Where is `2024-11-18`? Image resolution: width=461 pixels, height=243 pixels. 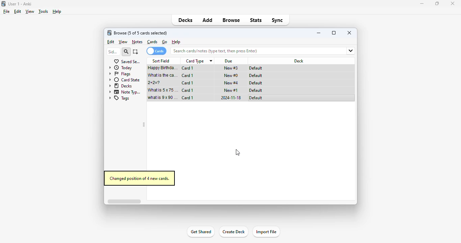 2024-11-18 is located at coordinates (230, 98).